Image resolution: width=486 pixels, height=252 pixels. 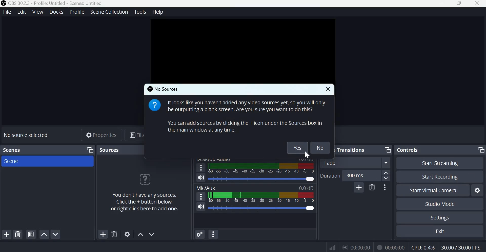 I want to click on Hamburger icon, so click(x=201, y=196).